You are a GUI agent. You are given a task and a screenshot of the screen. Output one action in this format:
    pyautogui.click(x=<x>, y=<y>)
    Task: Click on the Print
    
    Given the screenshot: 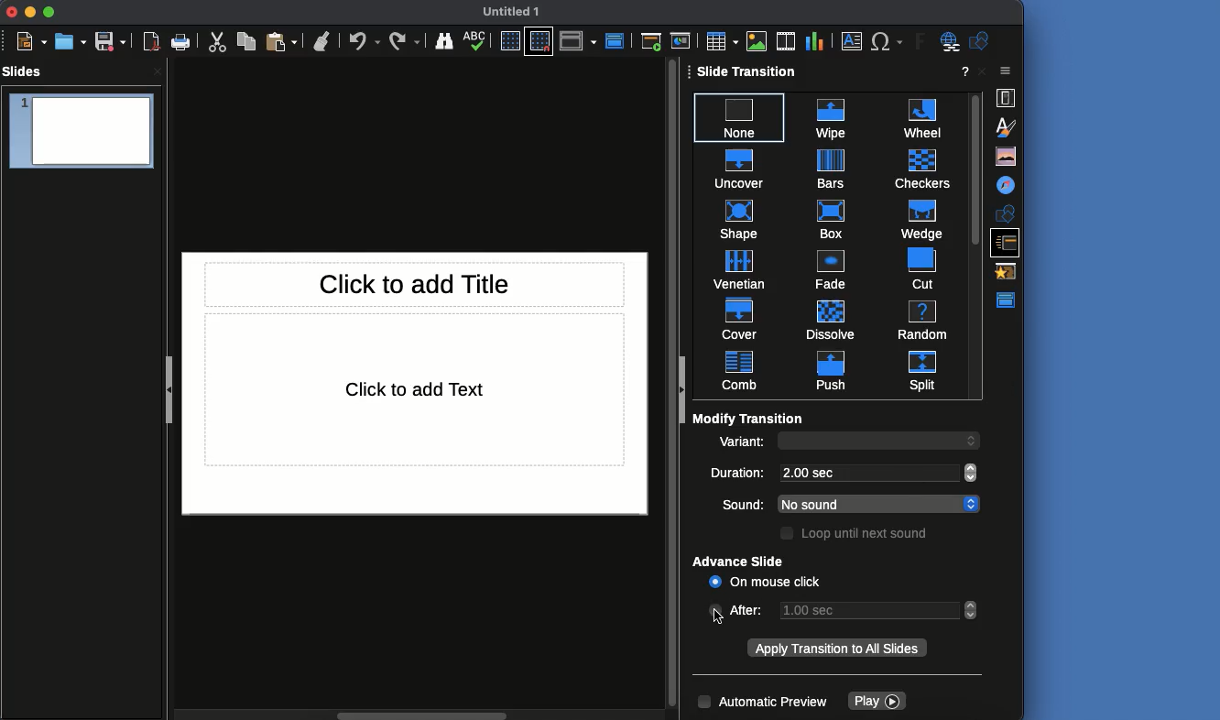 What is the action you would take?
    pyautogui.click(x=180, y=42)
    